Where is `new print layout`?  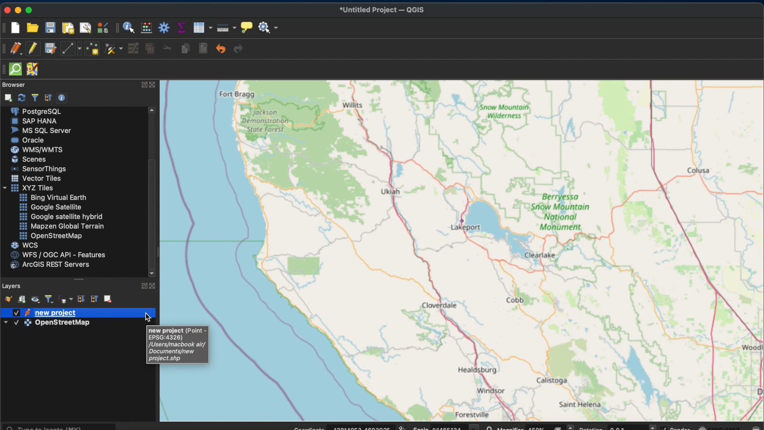
new print layout is located at coordinates (68, 27).